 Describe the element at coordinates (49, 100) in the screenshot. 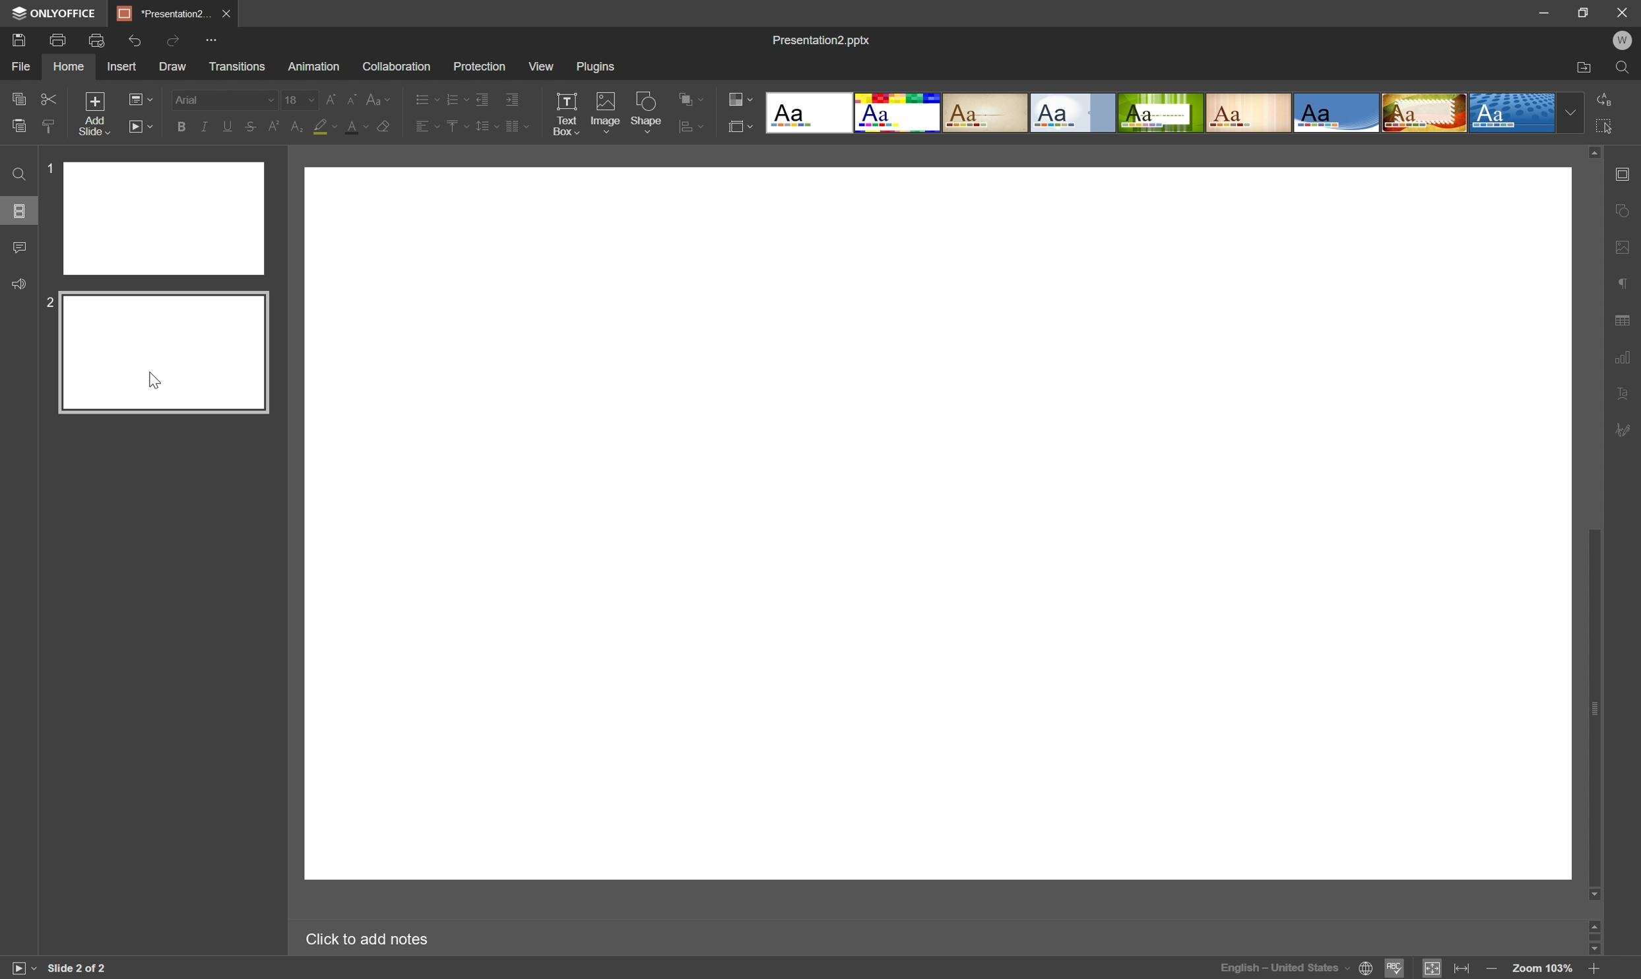

I see `Cut` at that location.